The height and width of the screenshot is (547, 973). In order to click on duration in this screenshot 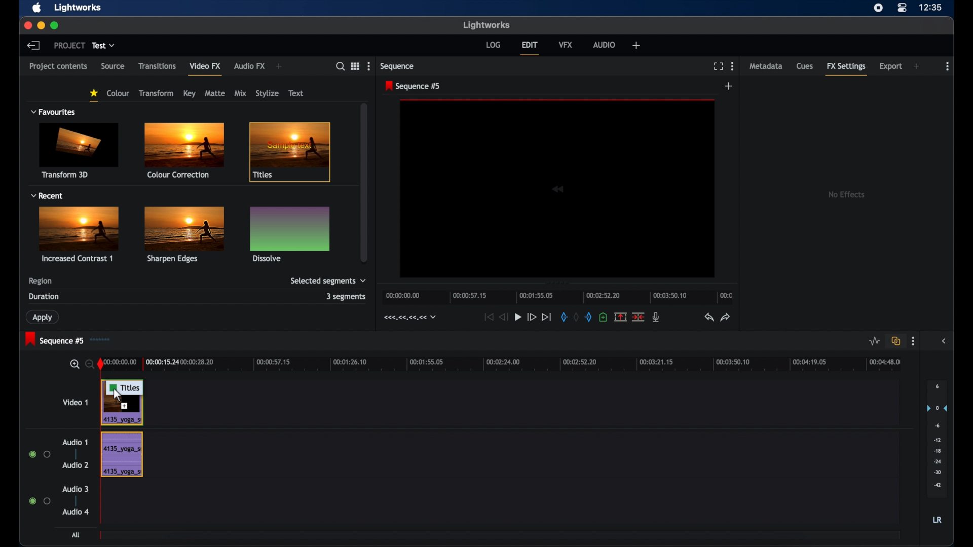, I will do `click(45, 296)`.